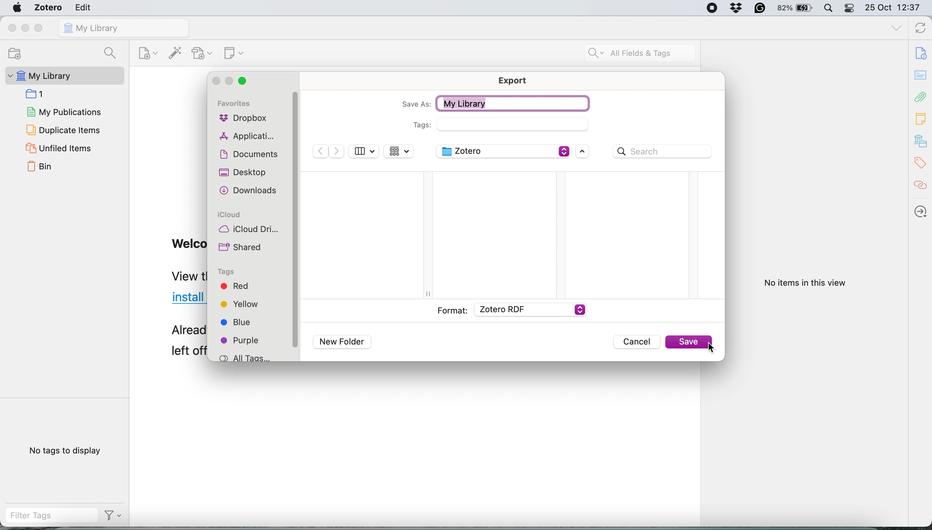 The height and width of the screenshot is (530, 932). Describe the element at coordinates (337, 151) in the screenshot. I see `Forward` at that location.